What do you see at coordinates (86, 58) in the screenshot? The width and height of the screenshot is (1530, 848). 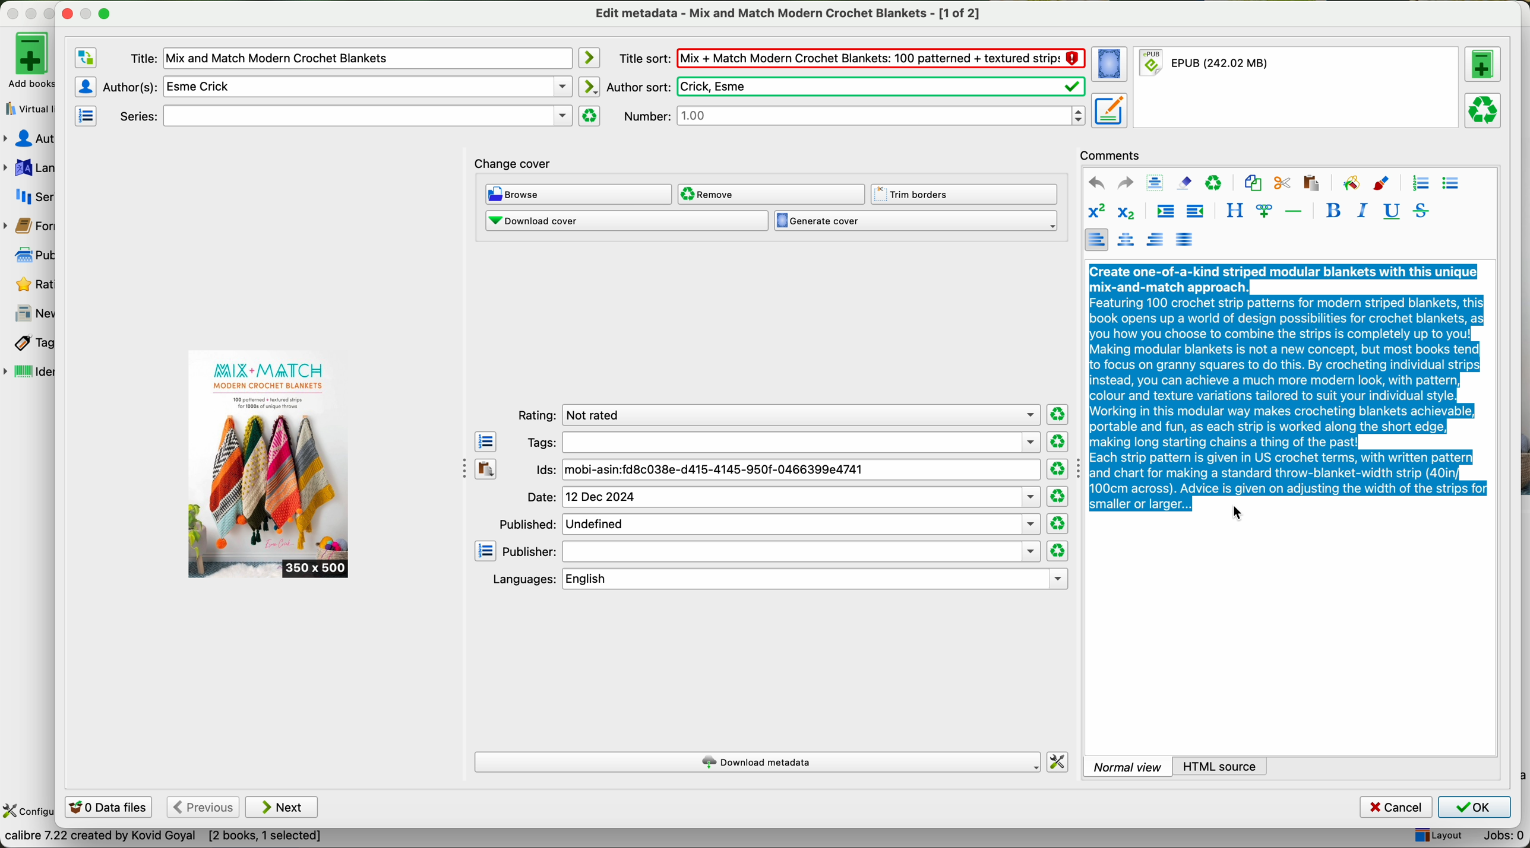 I see `swap the author and title` at bounding box center [86, 58].